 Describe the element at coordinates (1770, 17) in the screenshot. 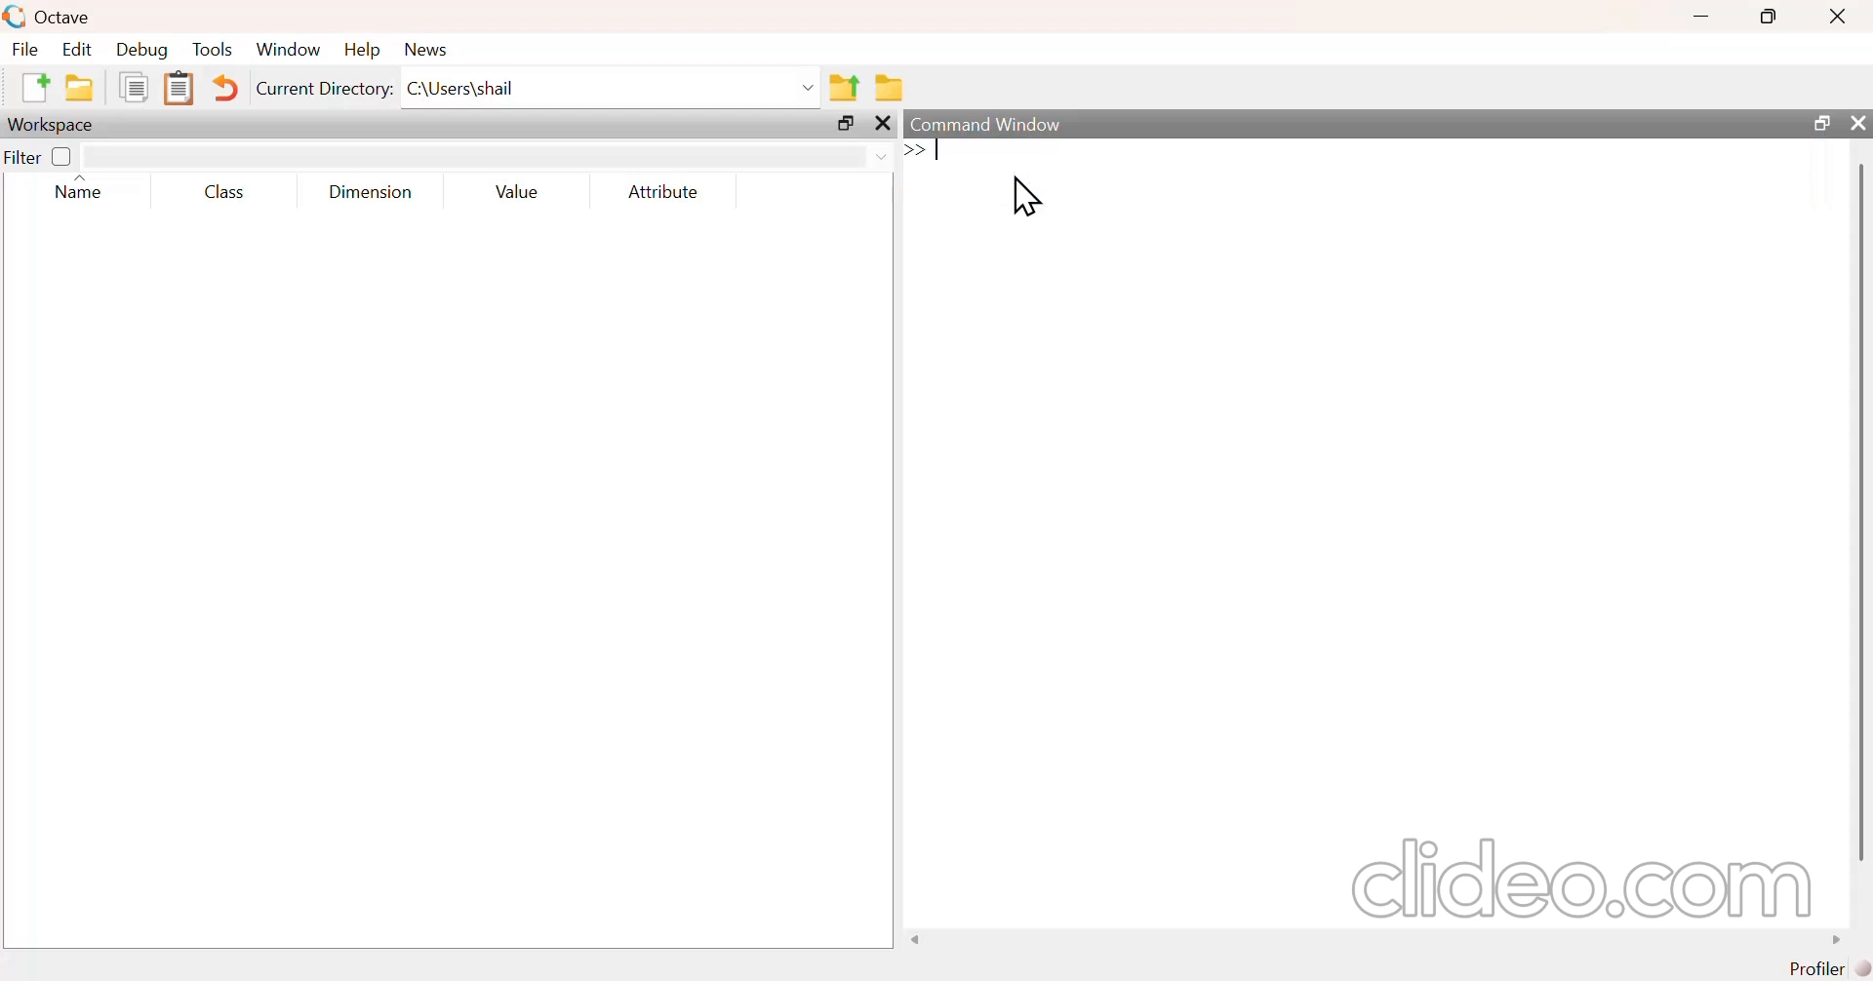

I see `maximize` at that location.